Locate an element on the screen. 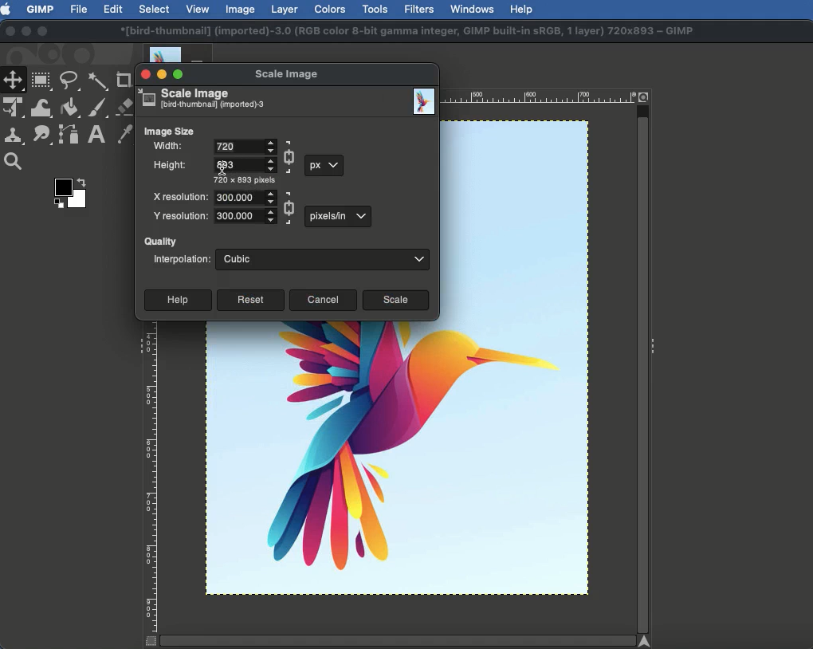 The height and width of the screenshot is (649, 813). Cubic is located at coordinates (324, 258).